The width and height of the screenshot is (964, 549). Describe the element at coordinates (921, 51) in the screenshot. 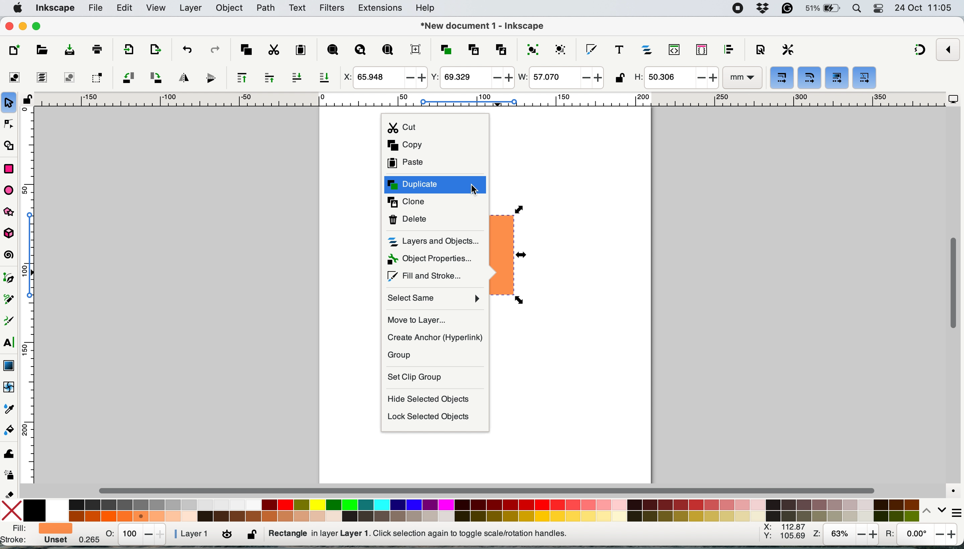

I see `snapping` at that location.